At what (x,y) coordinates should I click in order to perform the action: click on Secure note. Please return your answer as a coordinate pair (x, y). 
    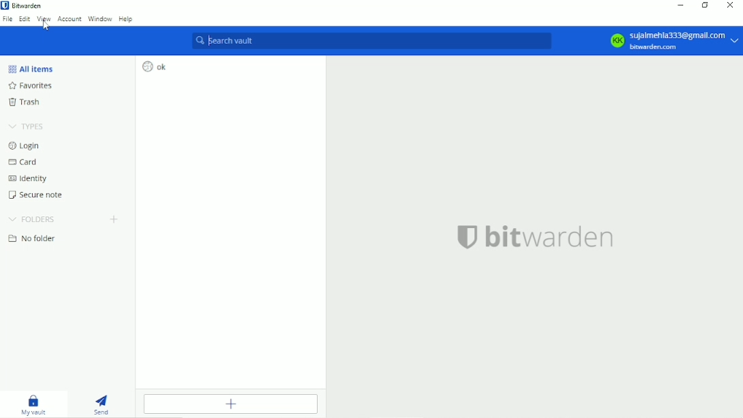
    Looking at the image, I should click on (37, 195).